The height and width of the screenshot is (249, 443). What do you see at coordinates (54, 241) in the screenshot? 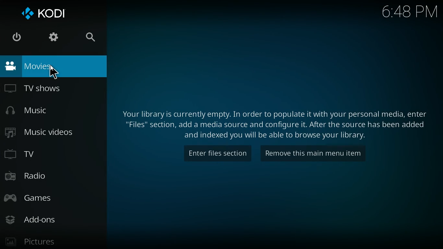
I see `pictures` at bounding box center [54, 241].